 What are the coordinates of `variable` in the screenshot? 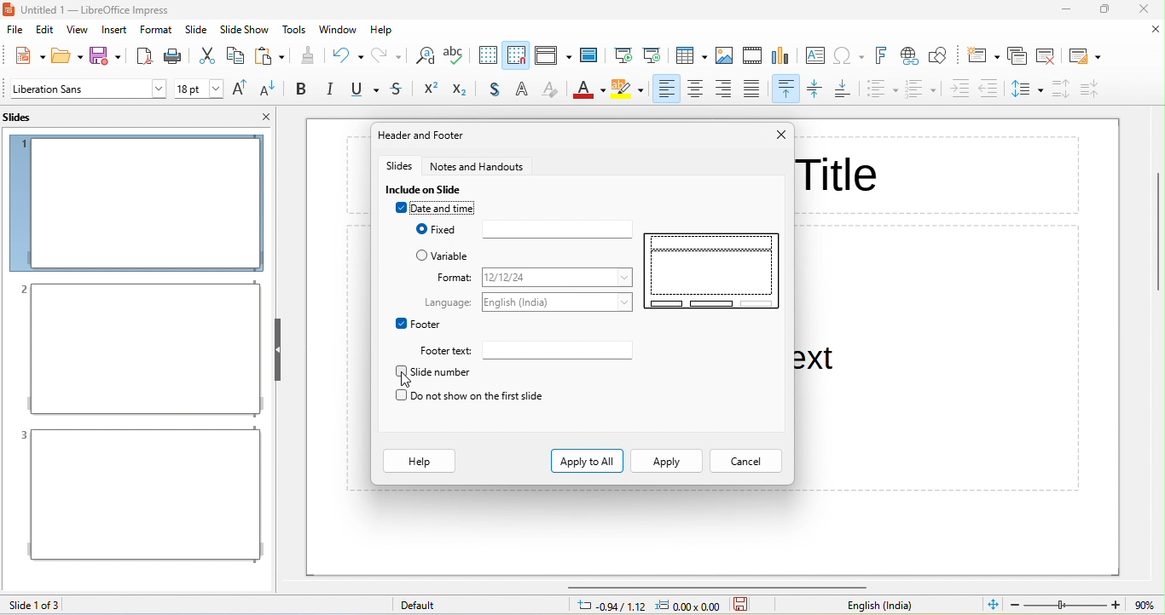 It's located at (457, 256).